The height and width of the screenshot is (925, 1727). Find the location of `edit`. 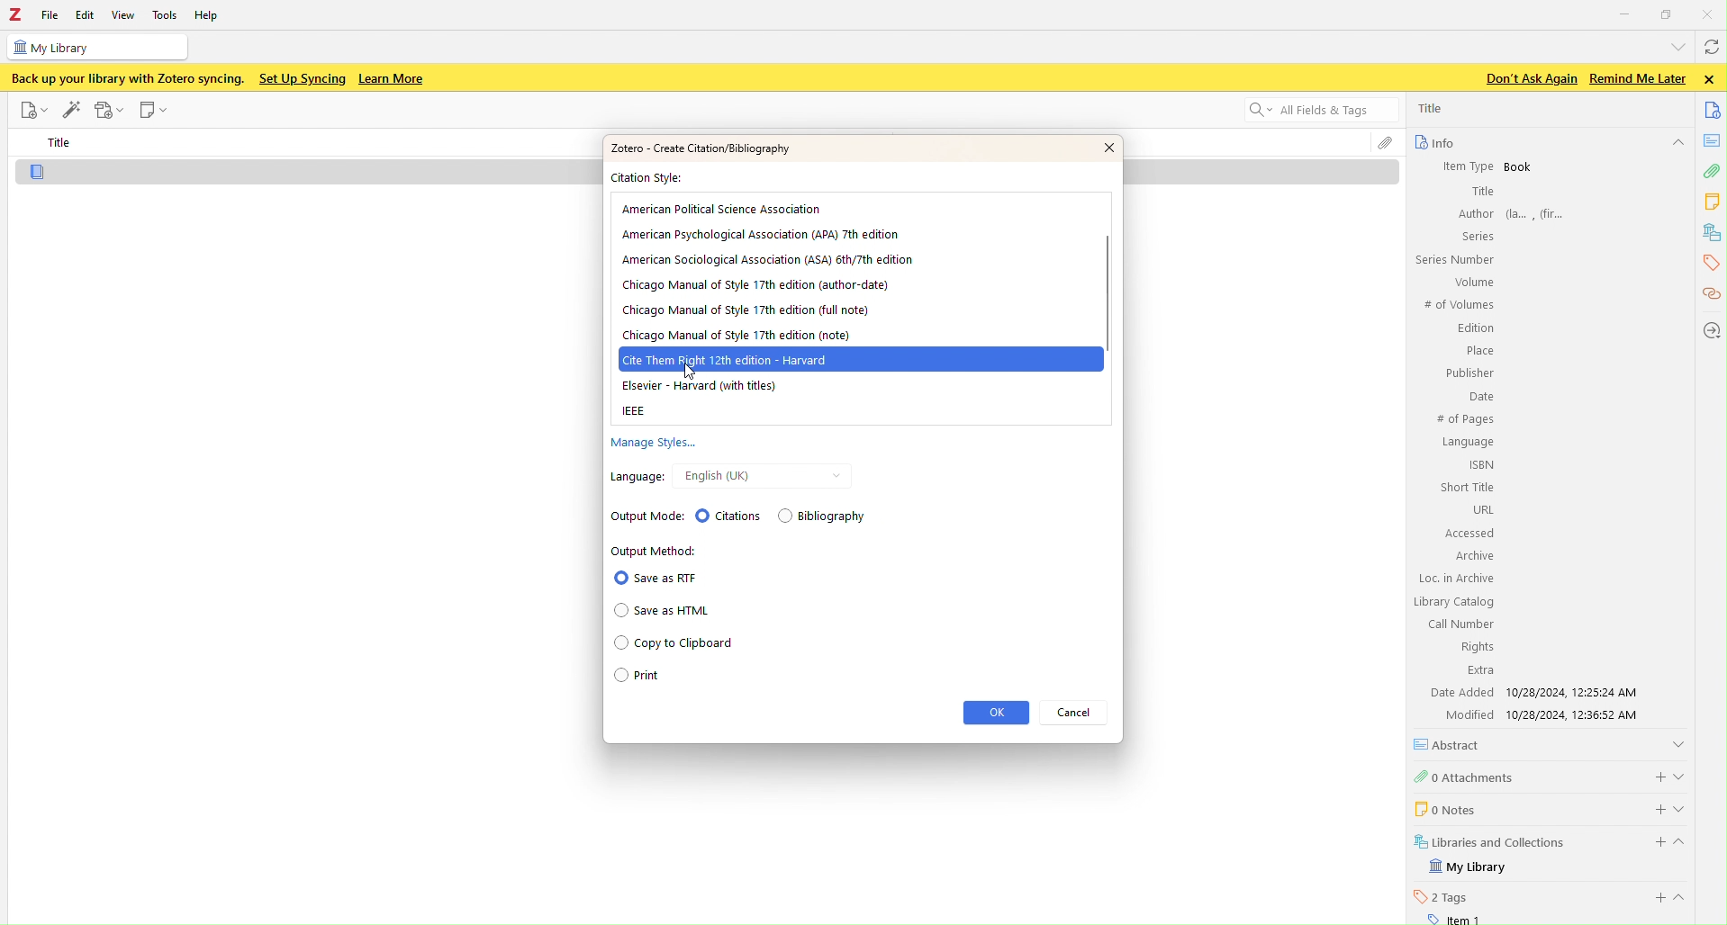

edit is located at coordinates (71, 107).